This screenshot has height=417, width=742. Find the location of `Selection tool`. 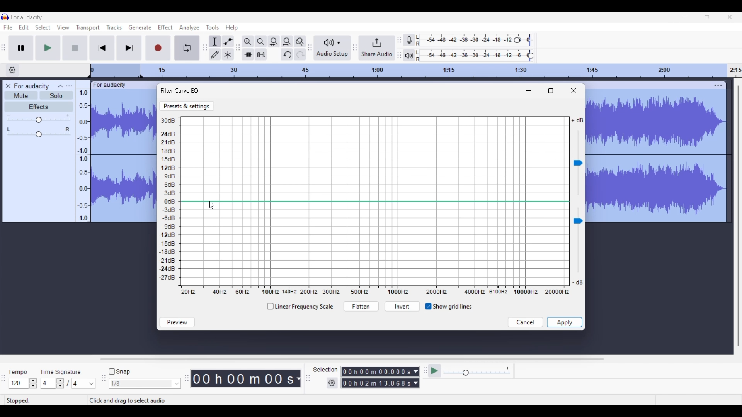

Selection tool is located at coordinates (215, 41).